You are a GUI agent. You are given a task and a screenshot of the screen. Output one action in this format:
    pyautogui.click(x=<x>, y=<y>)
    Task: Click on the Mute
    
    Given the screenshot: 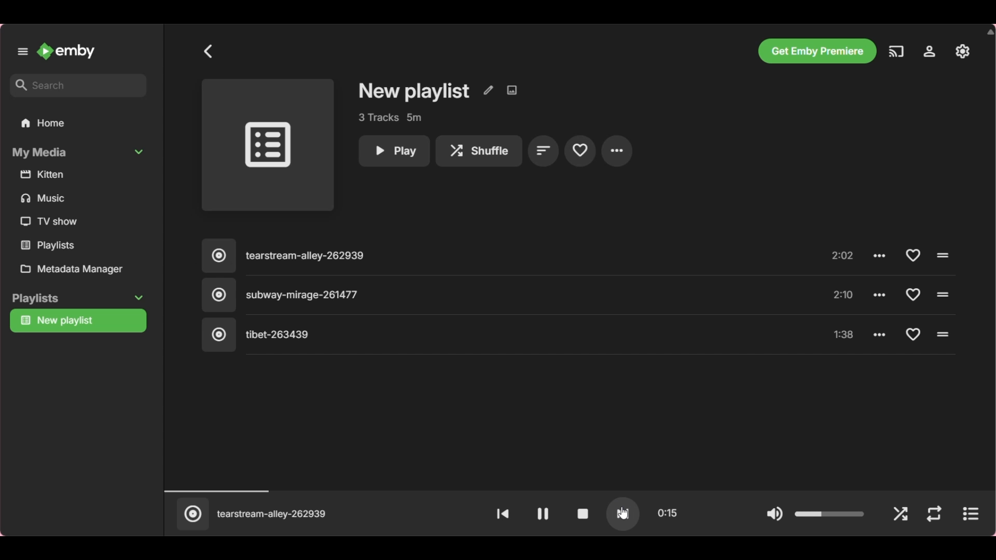 What is the action you would take?
    pyautogui.click(x=776, y=514)
    